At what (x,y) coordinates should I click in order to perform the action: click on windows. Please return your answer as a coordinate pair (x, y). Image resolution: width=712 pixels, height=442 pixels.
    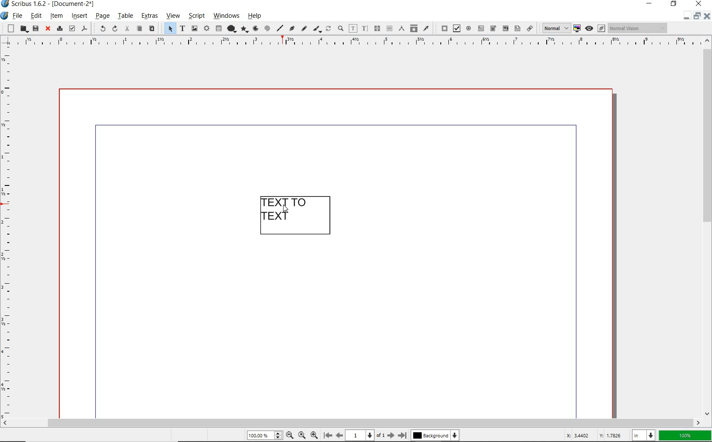
    Looking at the image, I should click on (226, 16).